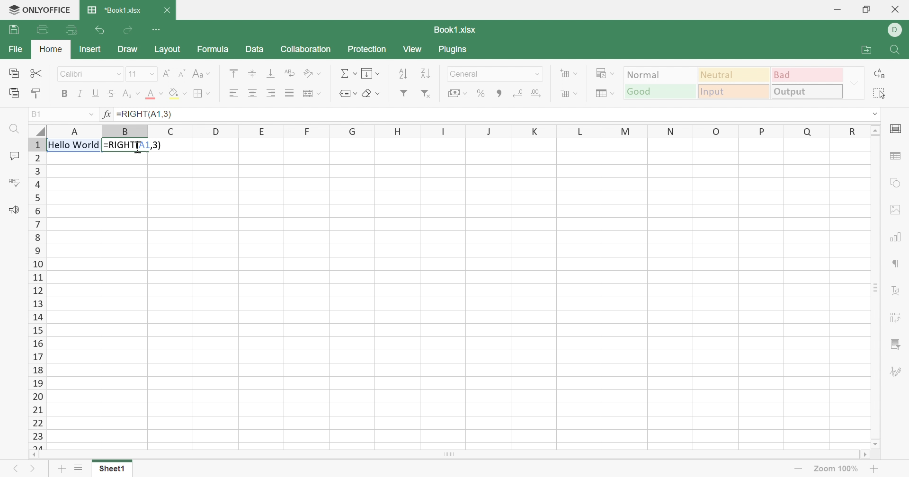 This screenshot has width=909, height=477. Describe the element at coordinates (659, 74) in the screenshot. I see `Normal` at that location.